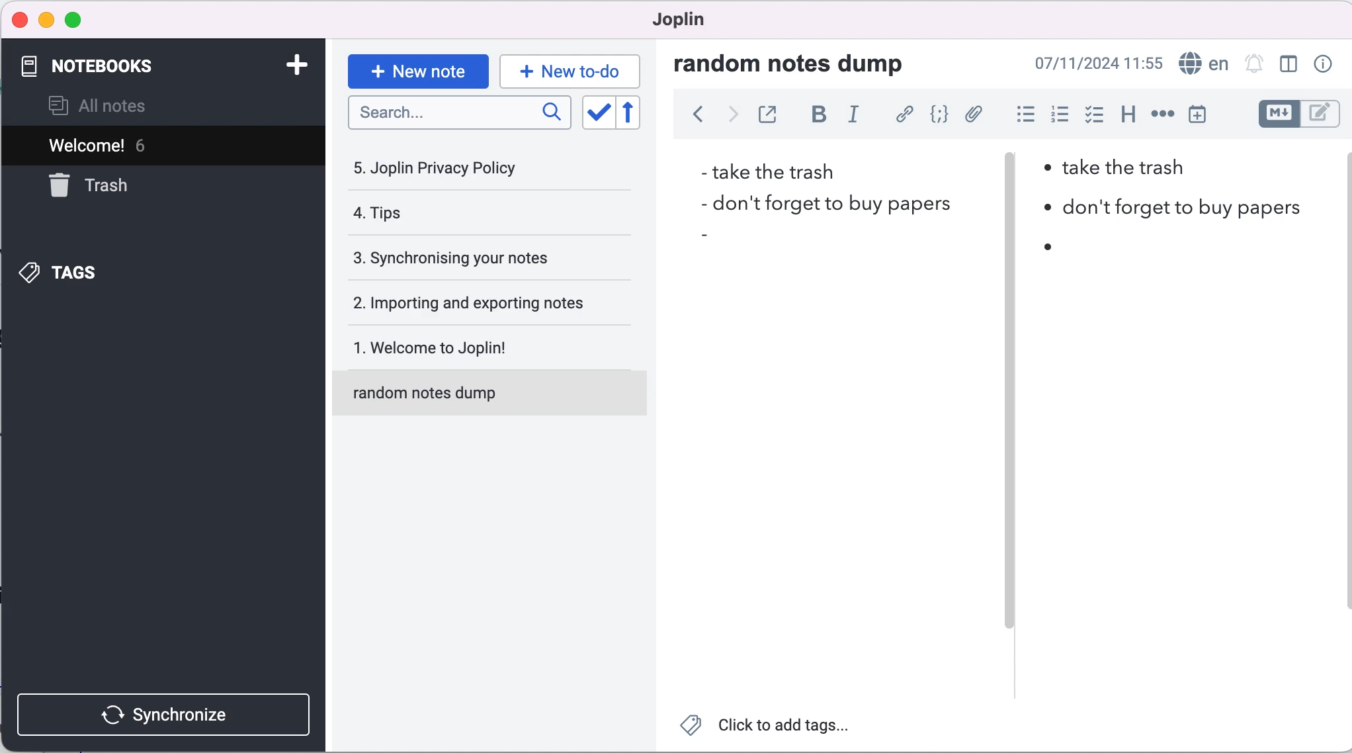 The image size is (1352, 753). I want to click on synchronising your notes, so click(474, 259).